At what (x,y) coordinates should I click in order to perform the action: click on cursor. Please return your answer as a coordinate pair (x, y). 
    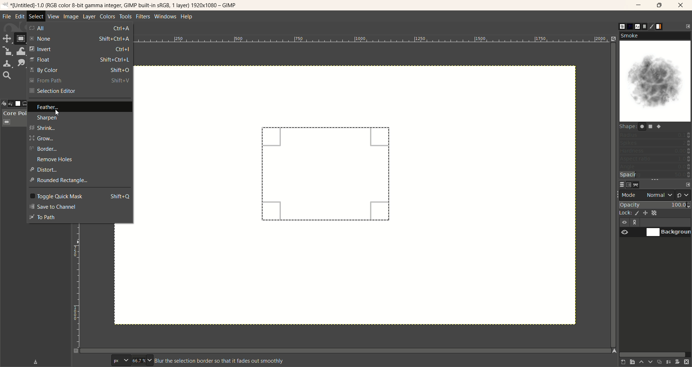
    Looking at the image, I should click on (58, 113).